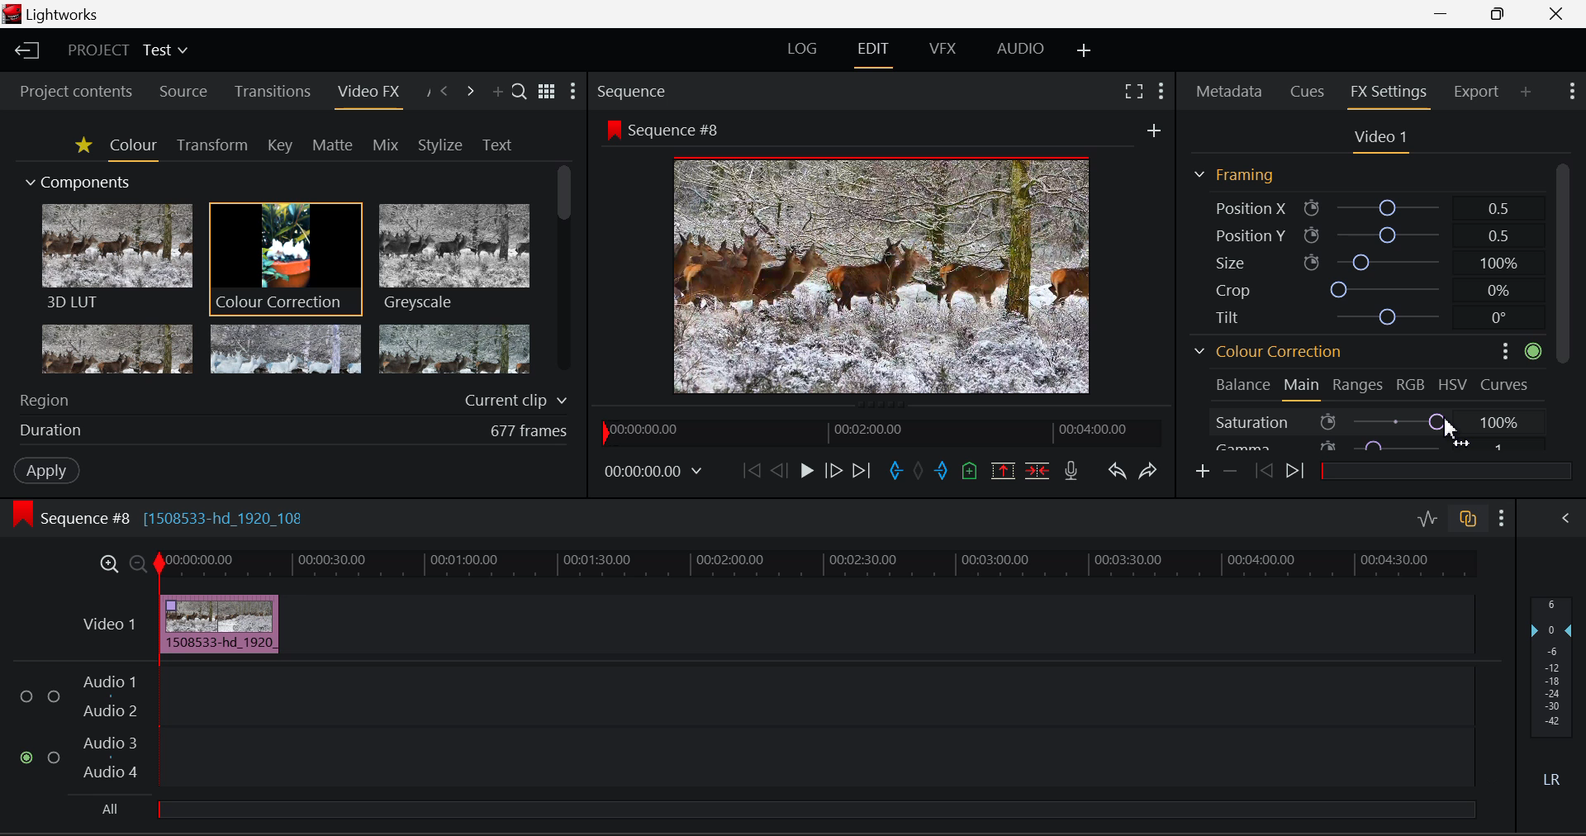  What do you see at coordinates (1534, 350) in the screenshot?
I see `active` at bounding box center [1534, 350].